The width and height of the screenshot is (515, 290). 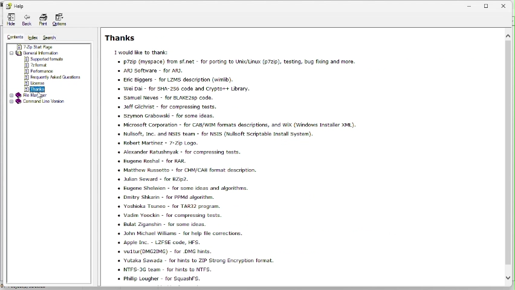 What do you see at coordinates (31, 37) in the screenshot?
I see `Index ` at bounding box center [31, 37].